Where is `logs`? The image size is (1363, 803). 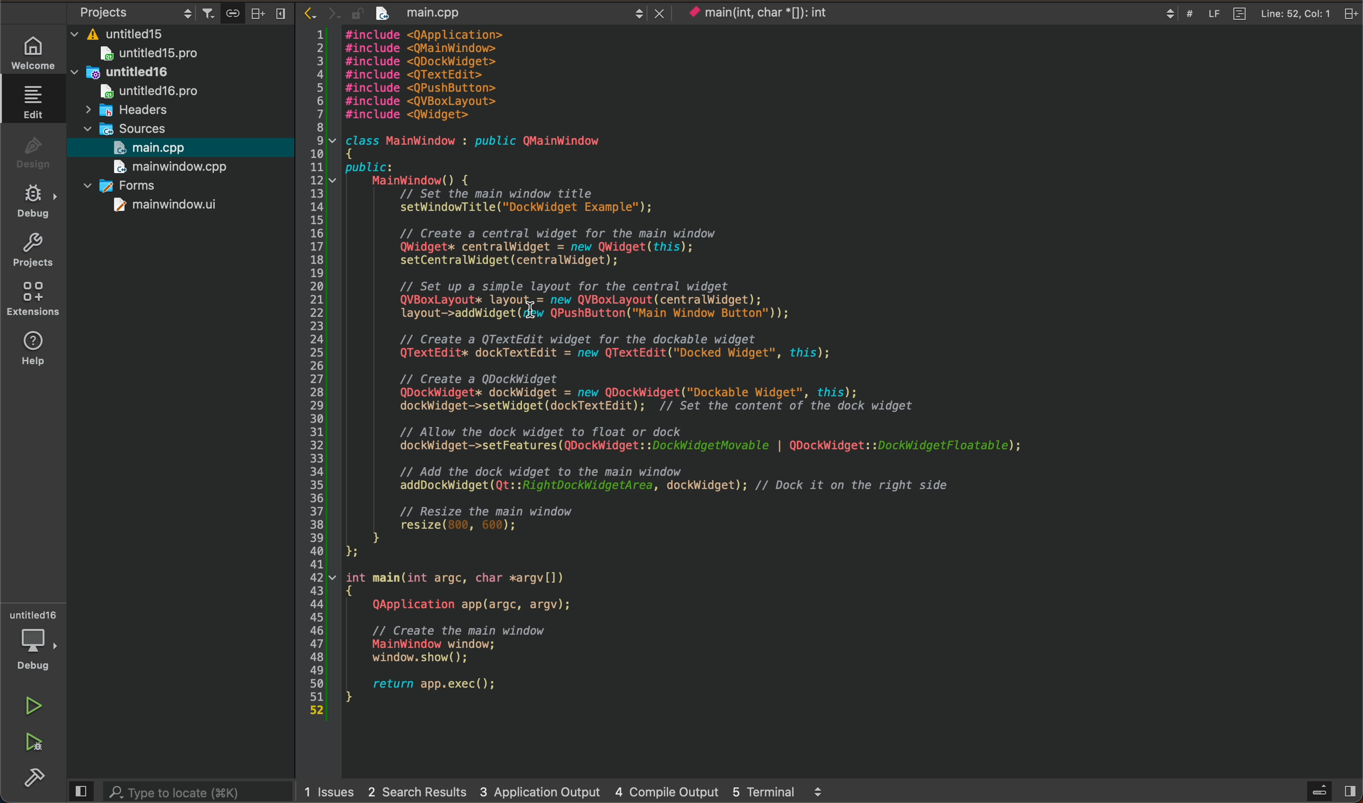
logs is located at coordinates (570, 792).